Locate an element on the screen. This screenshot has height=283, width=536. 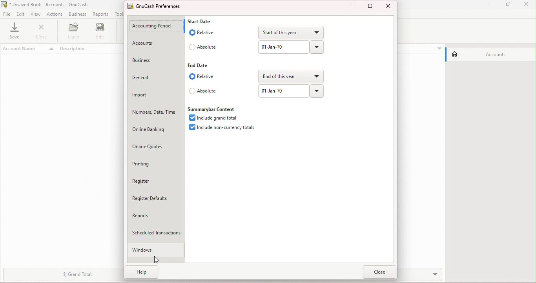
Close is located at coordinates (43, 33).